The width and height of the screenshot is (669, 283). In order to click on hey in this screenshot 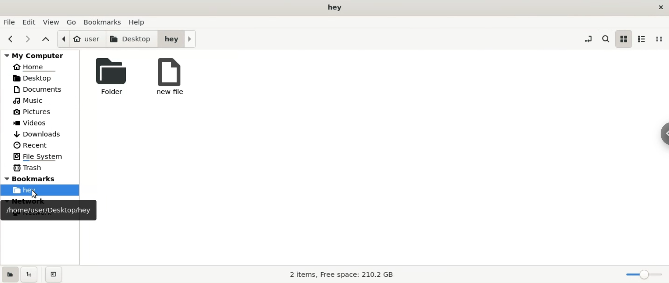, I will do `click(40, 190)`.